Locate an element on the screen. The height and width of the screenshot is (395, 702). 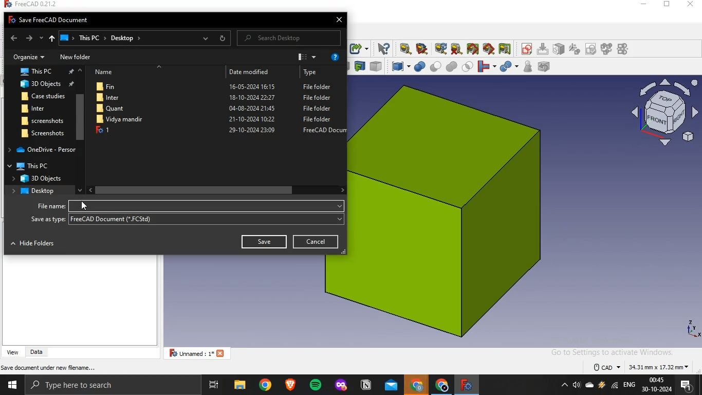
up to  is located at coordinates (52, 39).